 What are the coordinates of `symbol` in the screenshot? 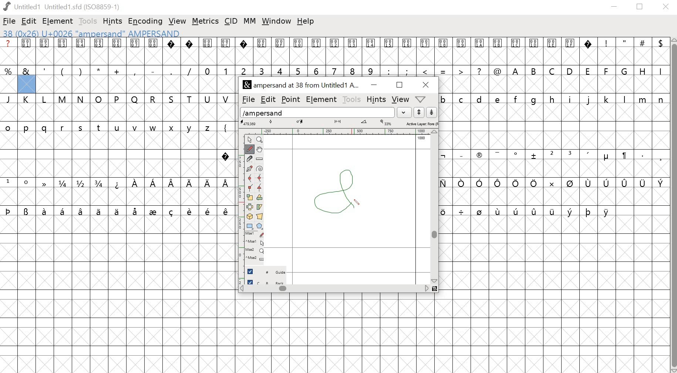 It's located at (172, 211).